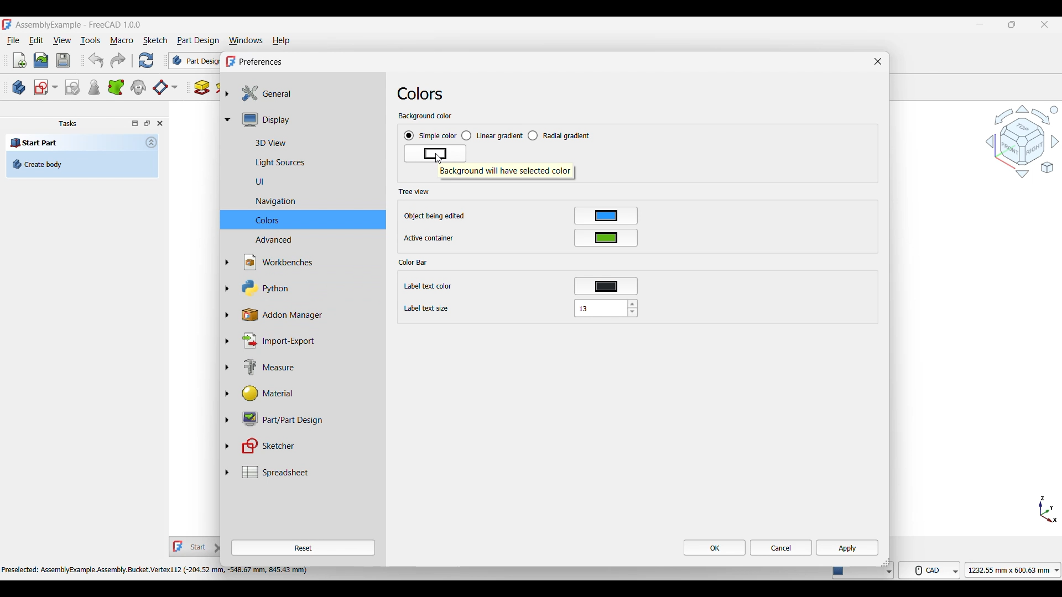 The image size is (1062, 597). Describe the element at coordinates (72, 88) in the screenshot. I see `Validate sketch` at that location.